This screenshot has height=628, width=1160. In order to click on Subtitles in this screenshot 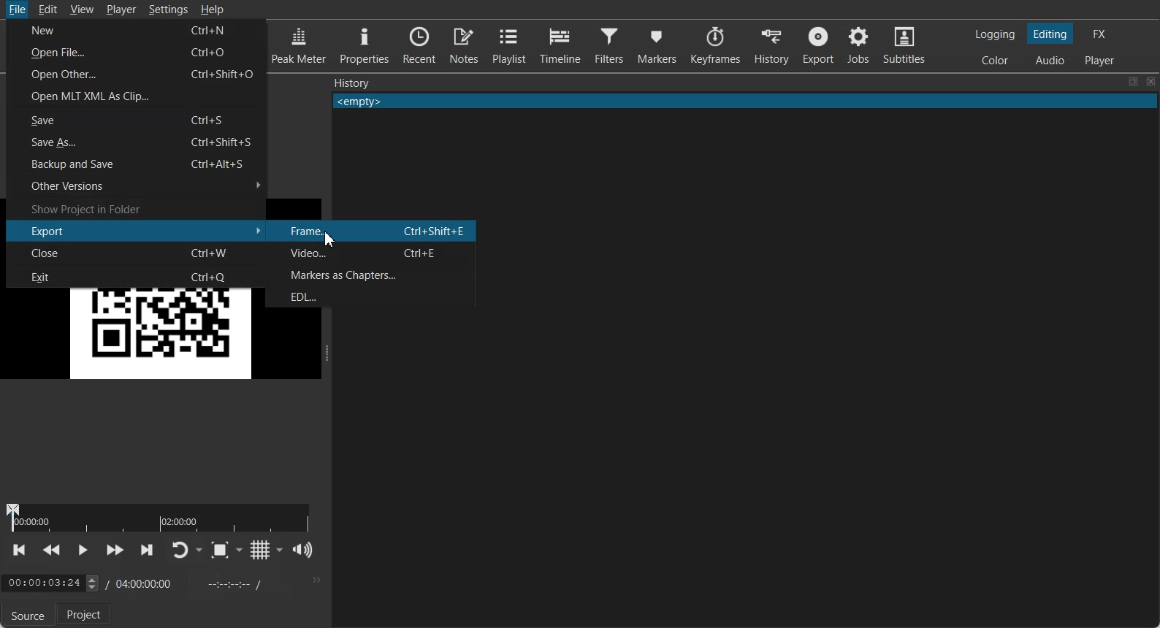, I will do `click(904, 44)`.